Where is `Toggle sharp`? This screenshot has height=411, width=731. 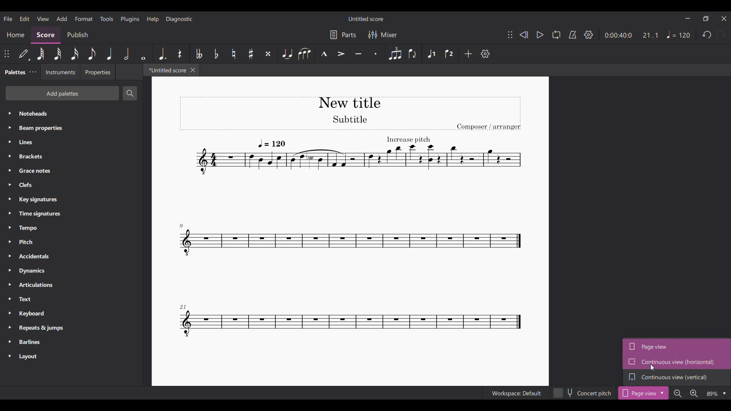 Toggle sharp is located at coordinates (251, 54).